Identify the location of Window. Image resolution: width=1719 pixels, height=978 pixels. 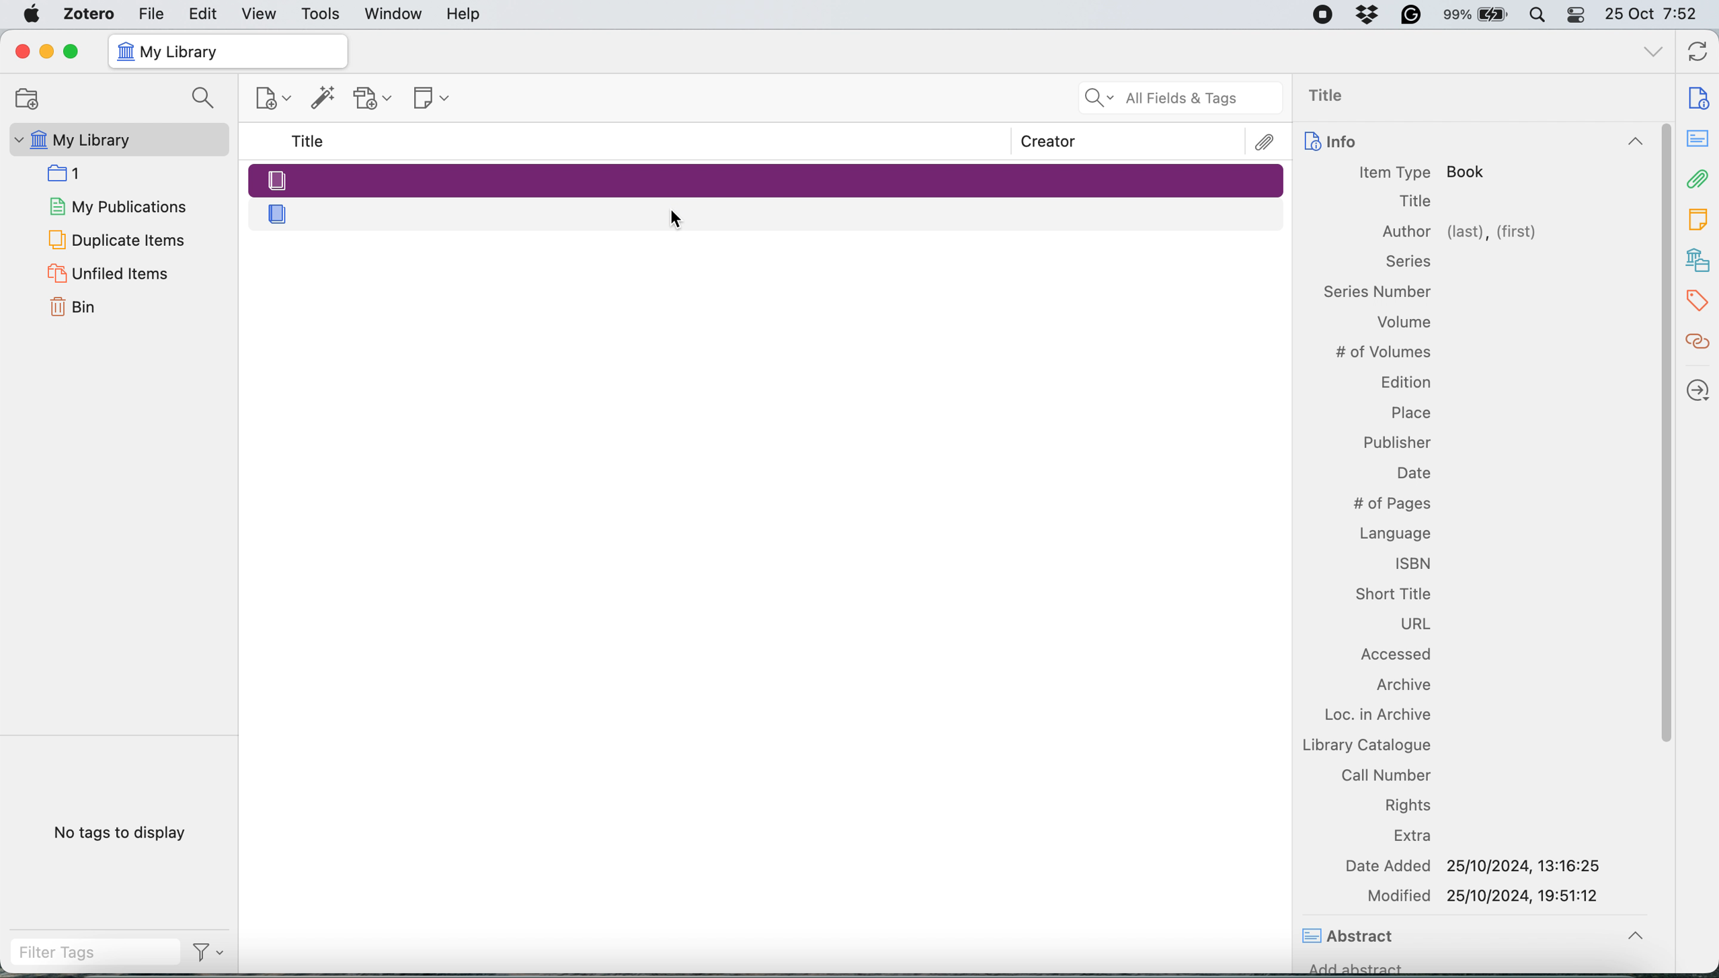
(395, 14).